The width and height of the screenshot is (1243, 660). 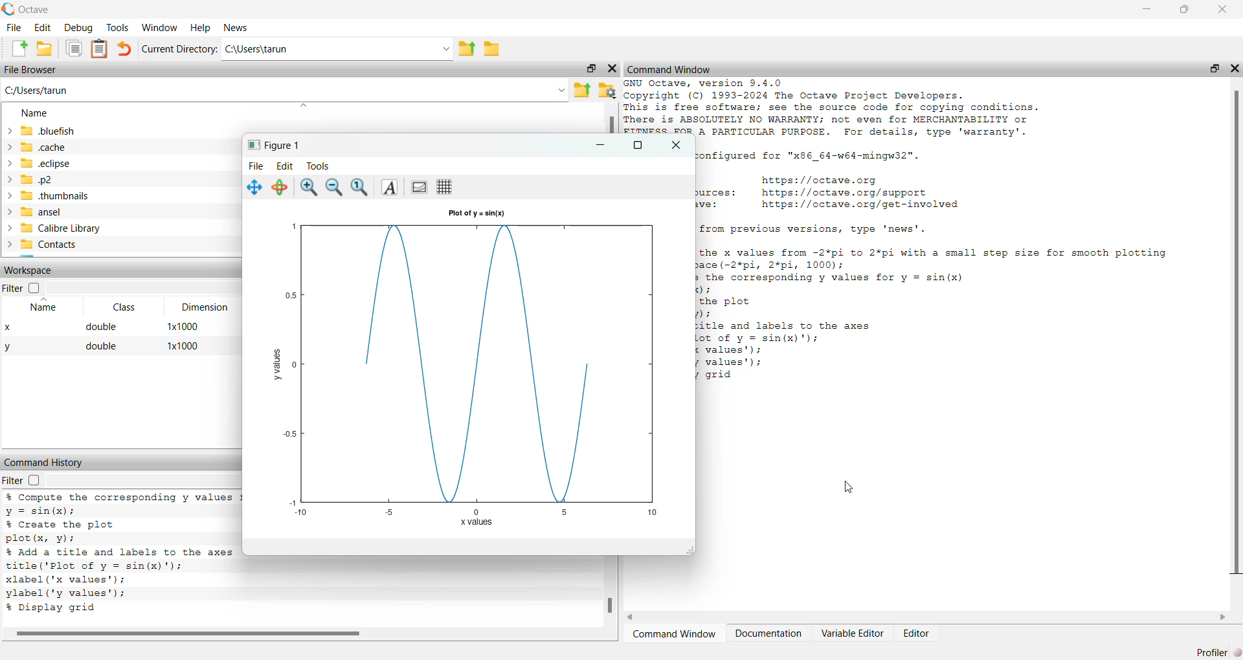 I want to click on scroll bar, so click(x=610, y=124).